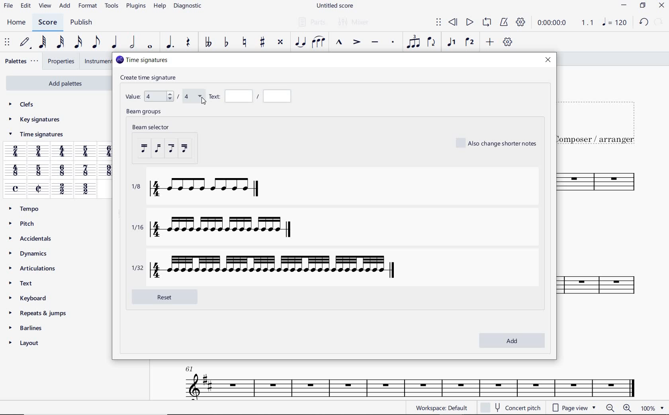 Image resolution: width=669 pixels, height=415 pixels. I want to click on 6/4, so click(109, 151).